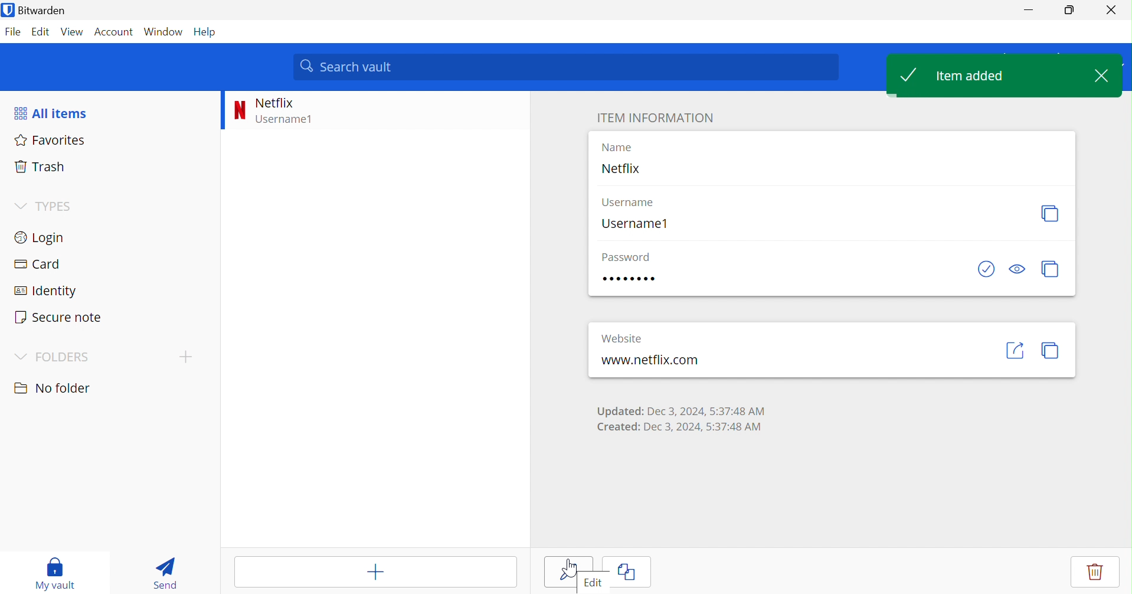 The height and width of the screenshot is (594, 1132). What do you see at coordinates (1052, 350) in the screenshot?
I see `Copy URI` at bounding box center [1052, 350].